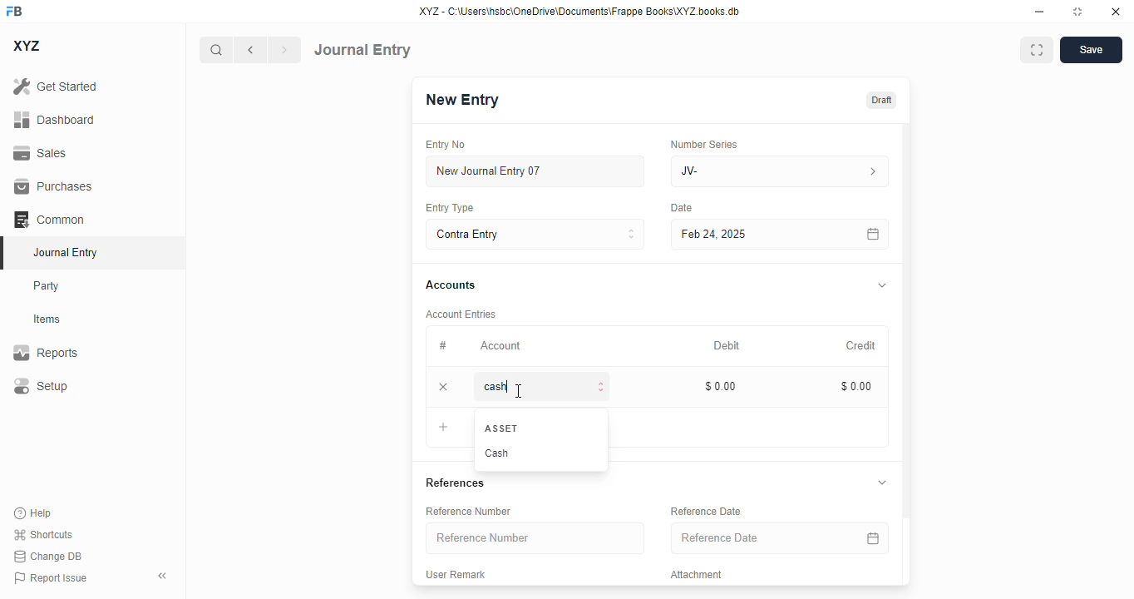 This screenshot has height=599, width=1134. Describe the element at coordinates (862, 345) in the screenshot. I see `credit` at that location.